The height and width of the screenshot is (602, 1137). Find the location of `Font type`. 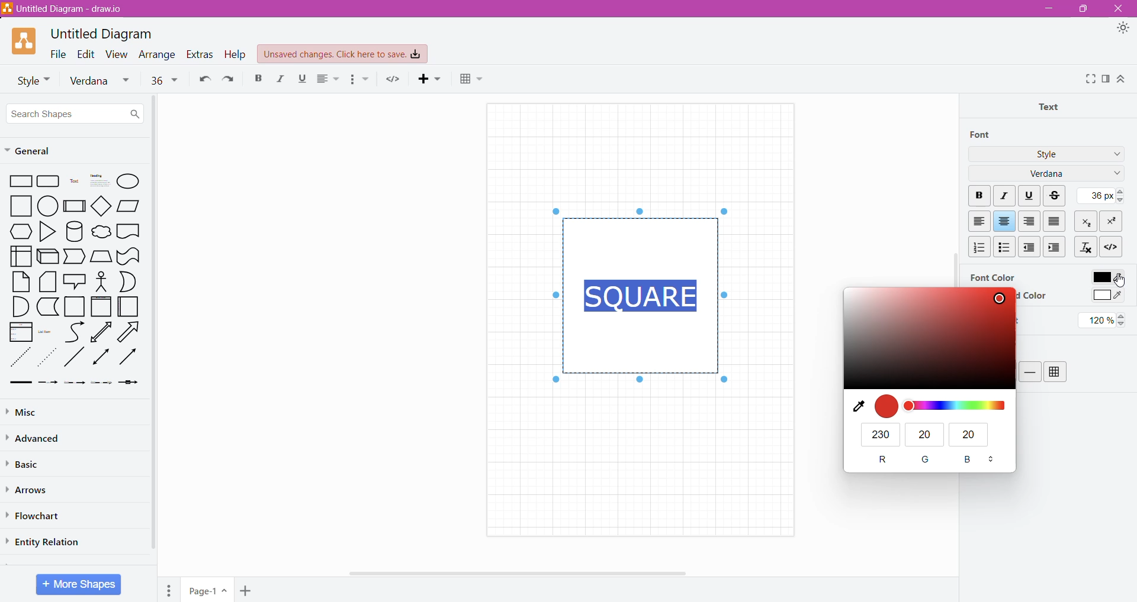

Font type is located at coordinates (102, 81).